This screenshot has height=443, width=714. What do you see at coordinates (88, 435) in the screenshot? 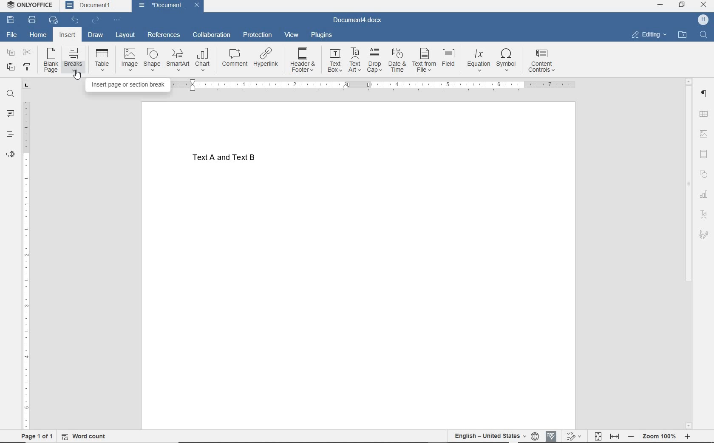
I see `WORD COUNT` at bounding box center [88, 435].